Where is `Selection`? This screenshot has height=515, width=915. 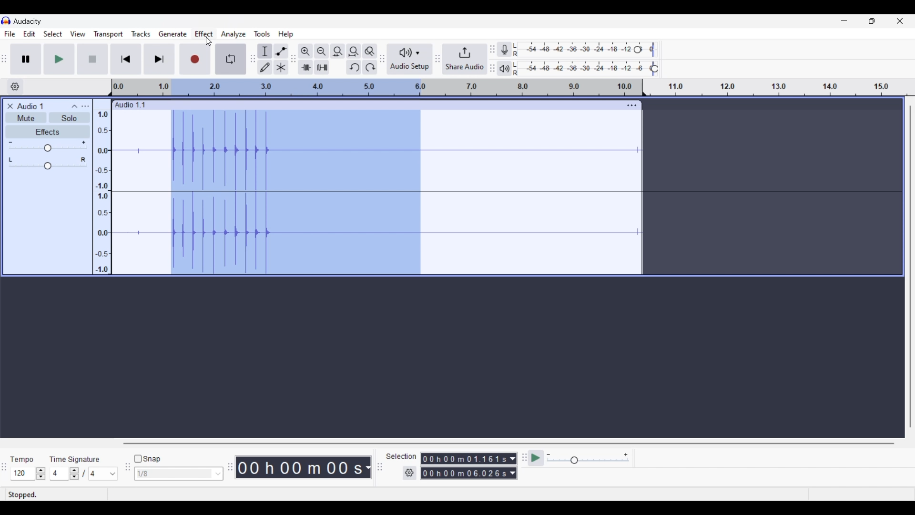
Selection is located at coordinates (402, 456).